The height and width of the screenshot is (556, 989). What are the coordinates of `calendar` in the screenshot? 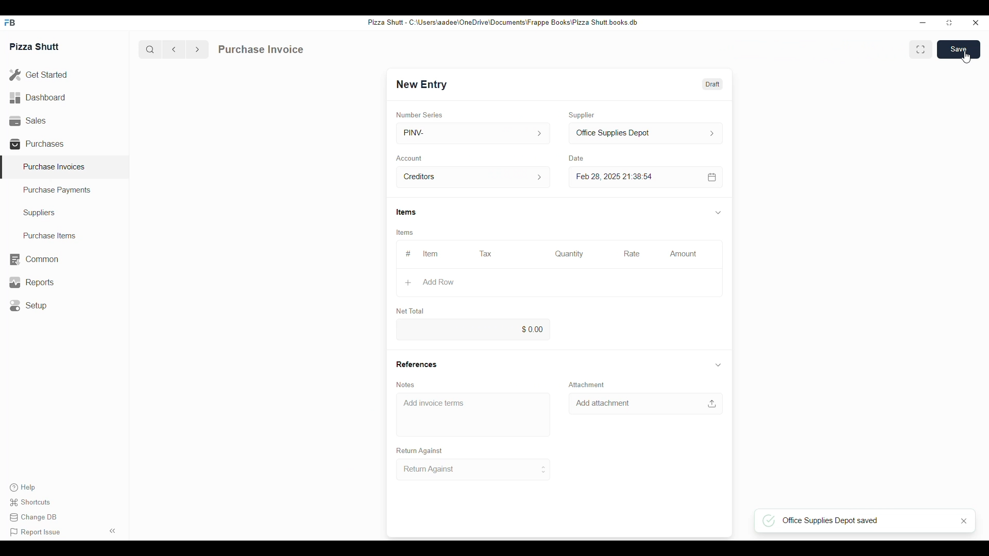 It's located at (711, 177).